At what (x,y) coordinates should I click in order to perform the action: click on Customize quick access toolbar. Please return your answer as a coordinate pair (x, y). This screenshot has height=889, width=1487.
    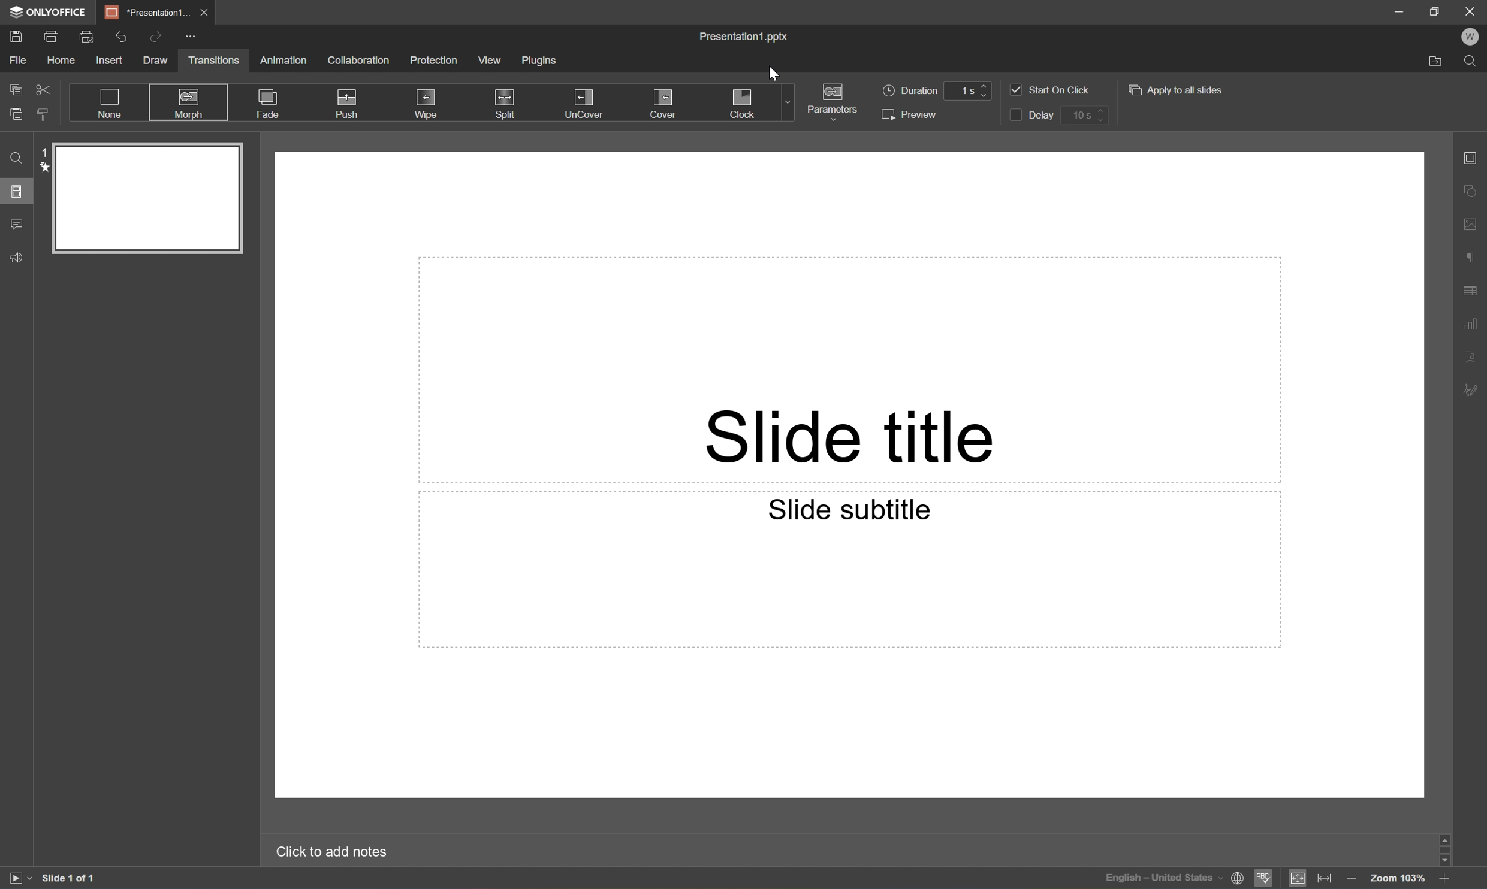
    Looking at the image, I should click on (191, 34).